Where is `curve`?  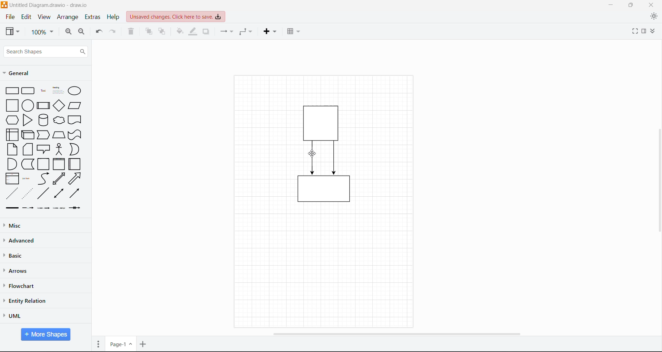 curve is located at coordinates (43, 179).